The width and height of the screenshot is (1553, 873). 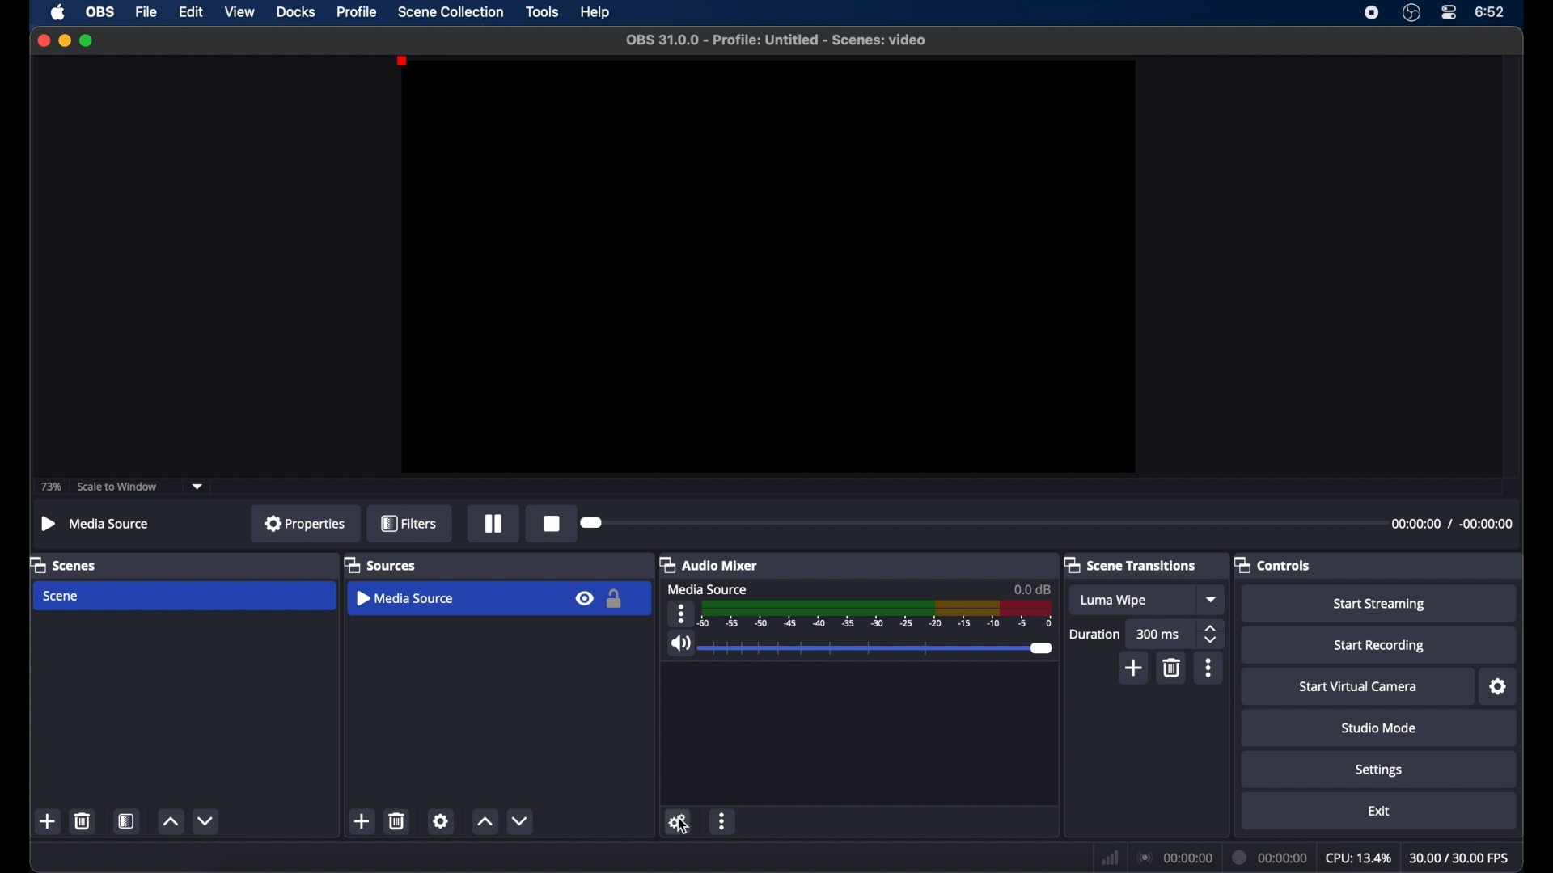 What do you see at coordinates (1209, 668) in the screenshot?
I see `more options` at bounding box center [1209, 668].